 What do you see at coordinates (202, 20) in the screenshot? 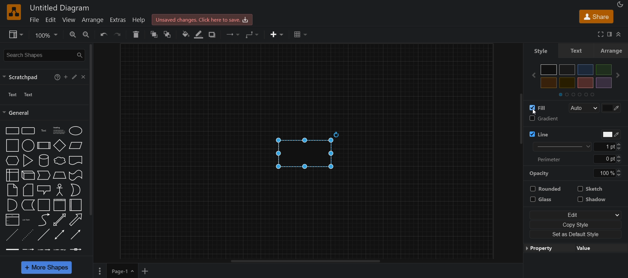
I see `click here here to save` at bounding box center [202, 20].